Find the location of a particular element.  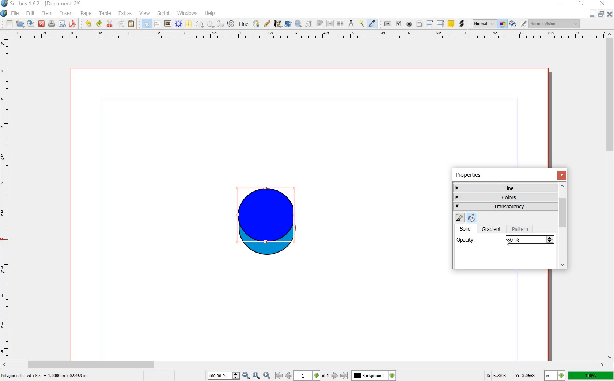

link text frames is located at coordinates (330, 24).